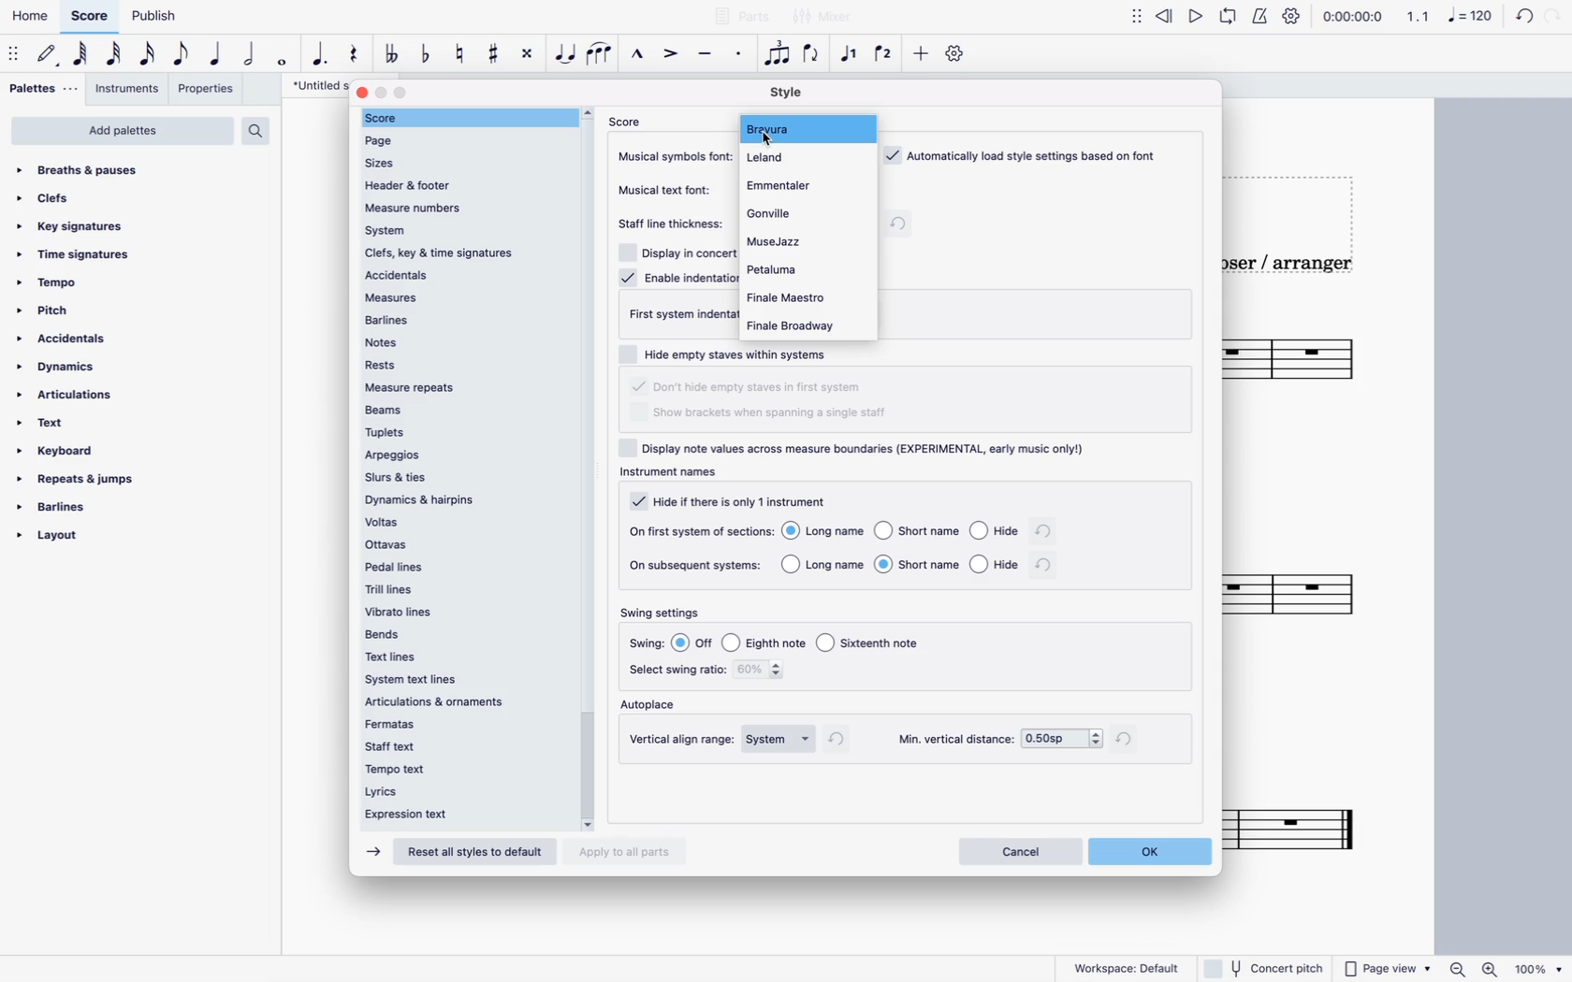  Describe the element at coordinates (679, 276) in the screenshot. I see `enable identation` at that location.